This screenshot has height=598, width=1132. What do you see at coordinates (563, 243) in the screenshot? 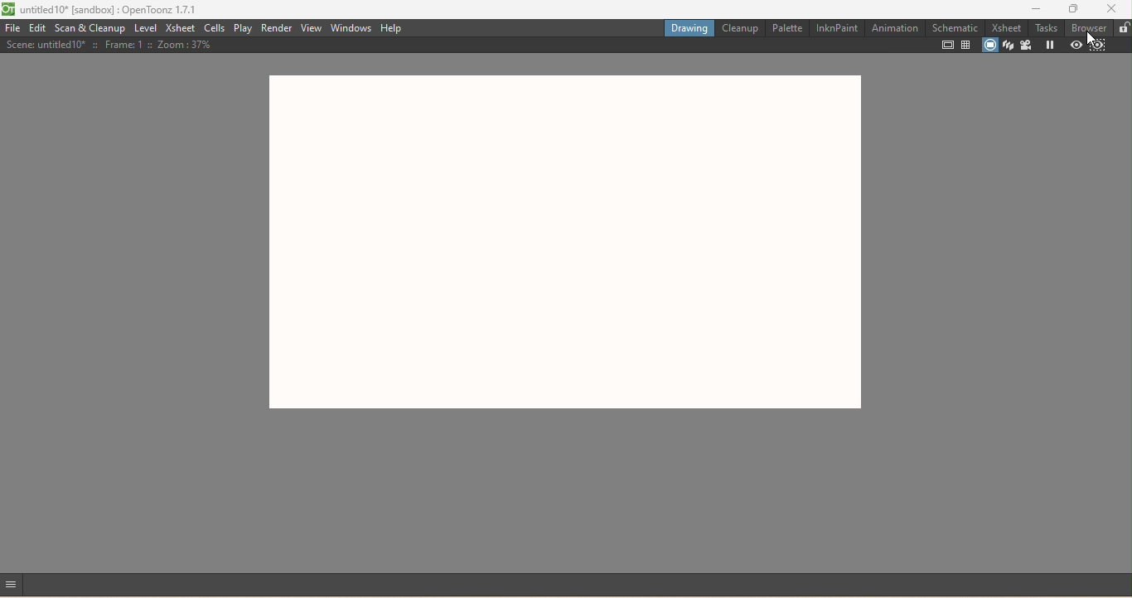
I see `Canvas` at bounding box center [563, 243].